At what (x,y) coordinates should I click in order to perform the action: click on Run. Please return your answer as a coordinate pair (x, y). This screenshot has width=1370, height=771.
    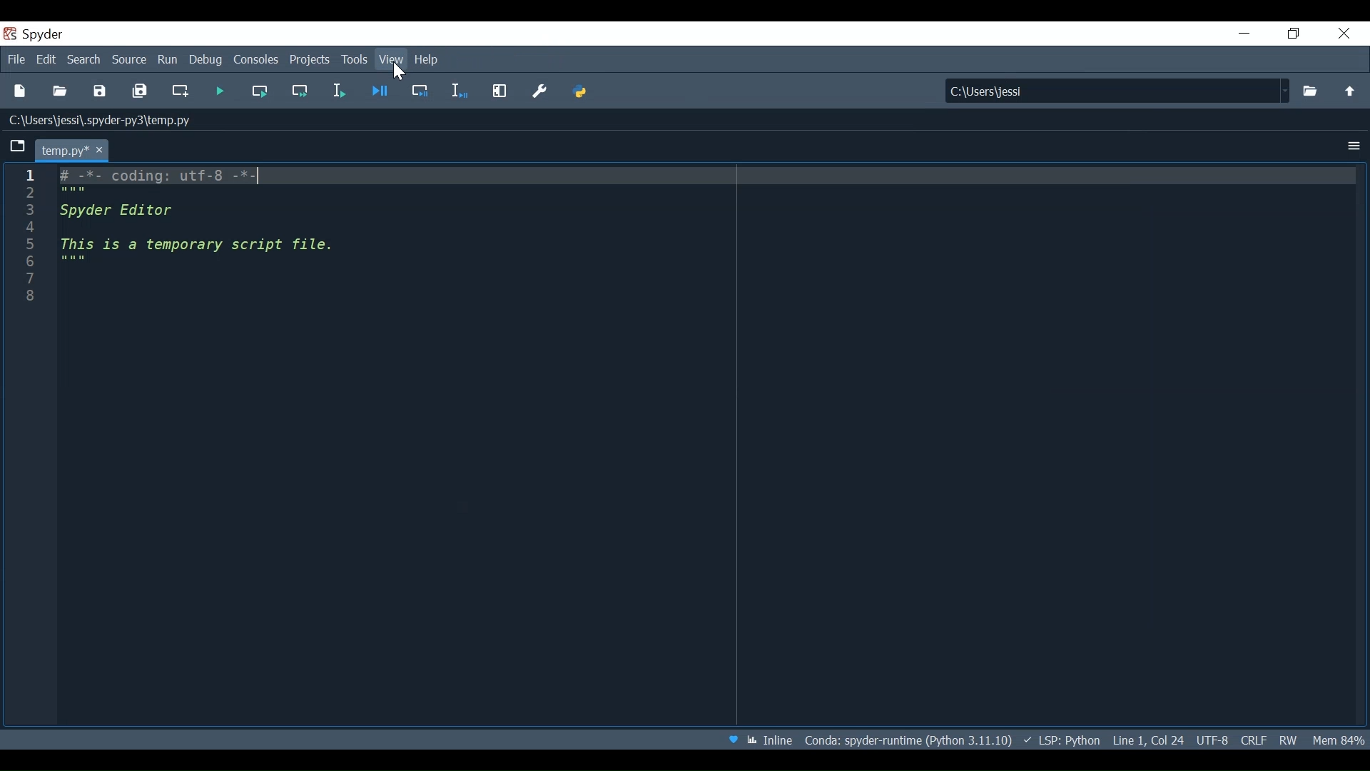
    Looking at the image, I should click on (166, 59).